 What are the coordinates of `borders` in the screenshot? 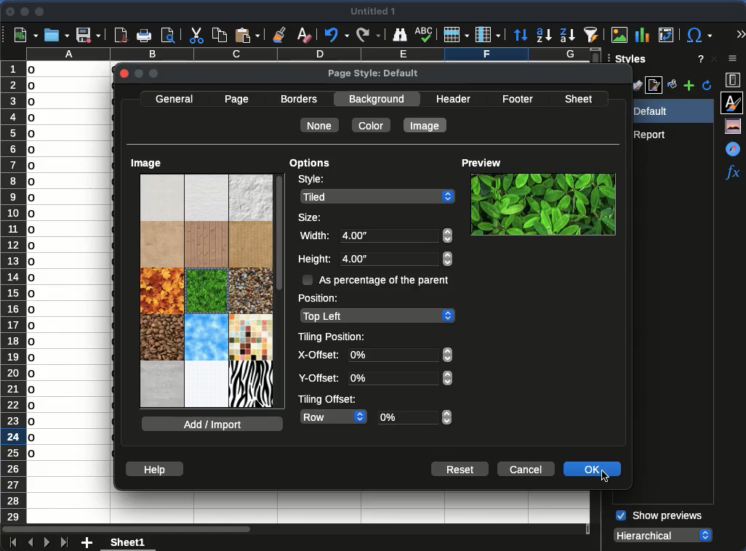 It's located at (301, 100).